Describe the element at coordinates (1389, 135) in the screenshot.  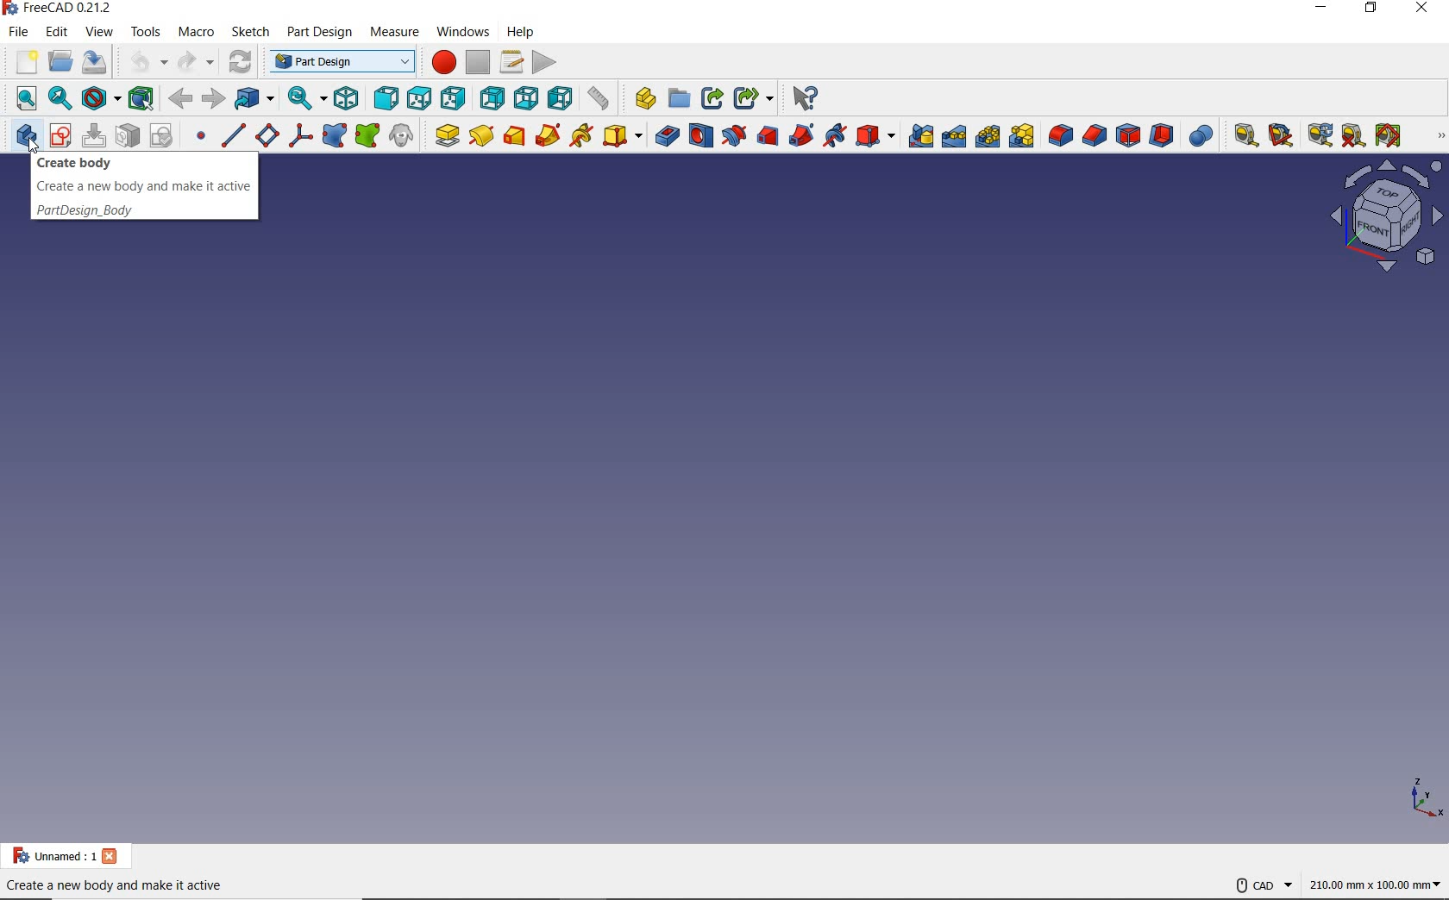
I see `TOGGLE ALL` at that location.